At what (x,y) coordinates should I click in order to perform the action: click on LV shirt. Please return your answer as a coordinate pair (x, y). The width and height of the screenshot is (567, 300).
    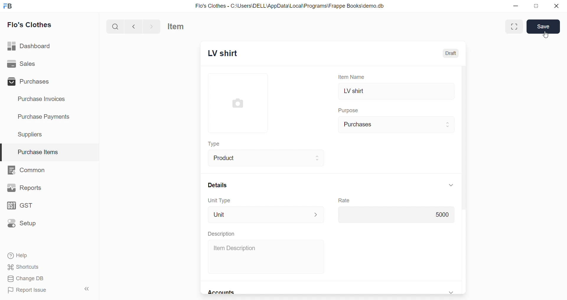
    Looking at the image, I should click on (397, 92).